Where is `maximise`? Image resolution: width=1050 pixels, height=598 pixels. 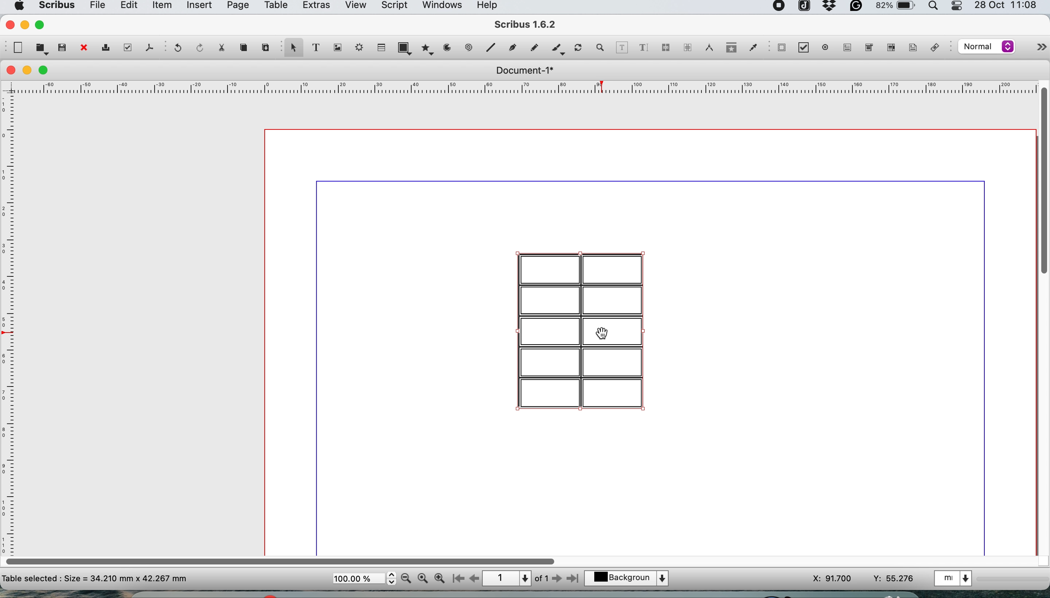
maximise is located at coordinates (46, 71).